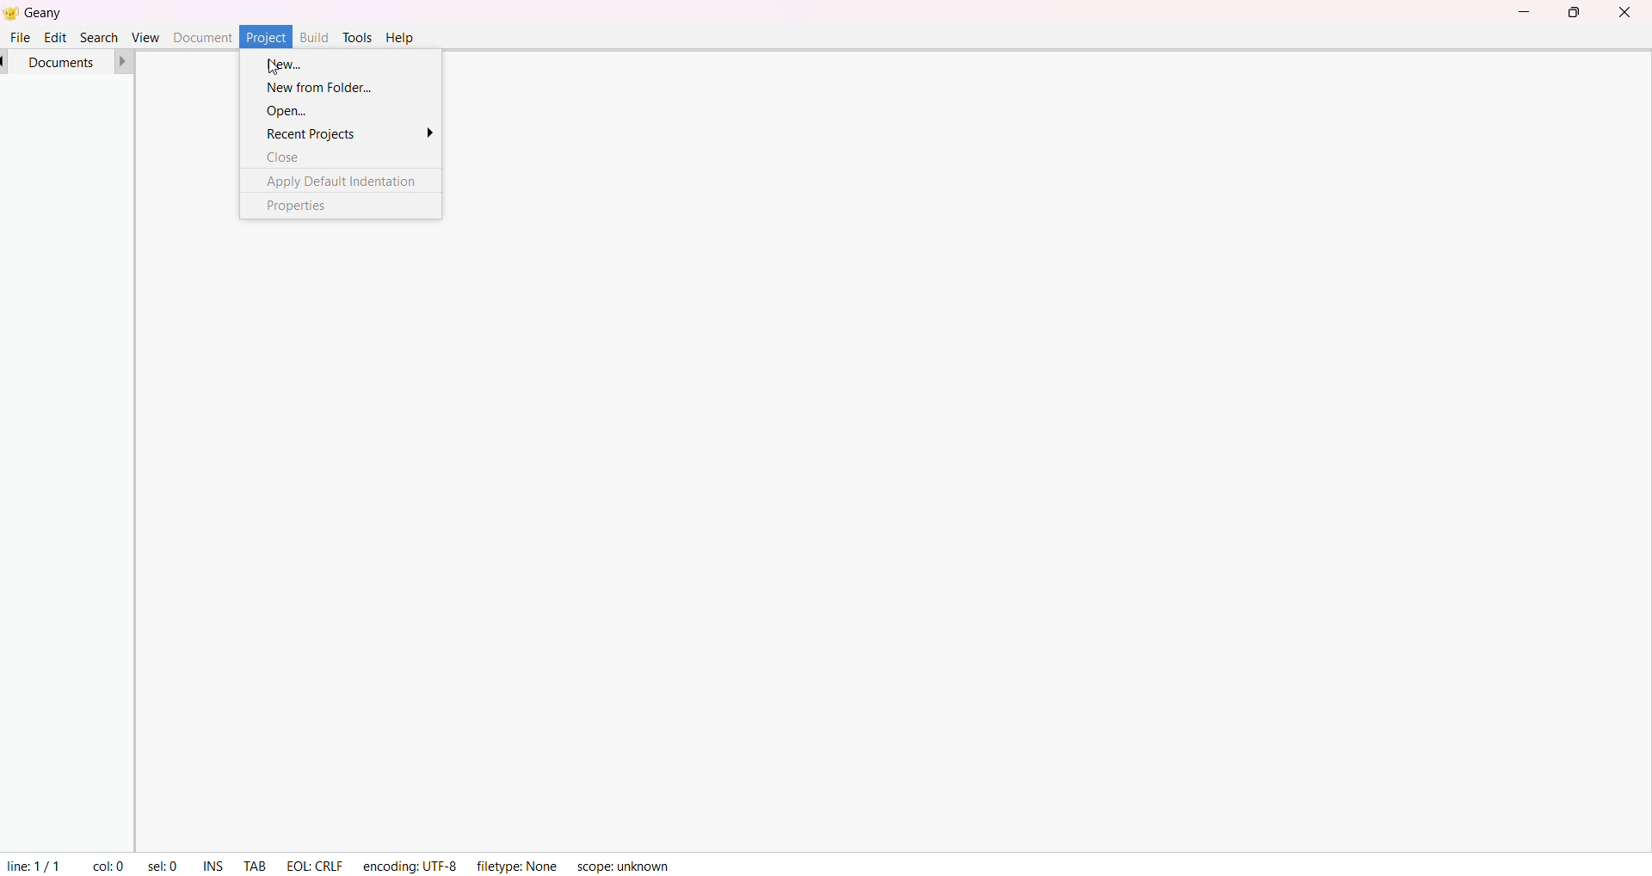 Image resolution: width=1652 pixels, height=876 pixels. I want to click on forward, so click(124, 61).